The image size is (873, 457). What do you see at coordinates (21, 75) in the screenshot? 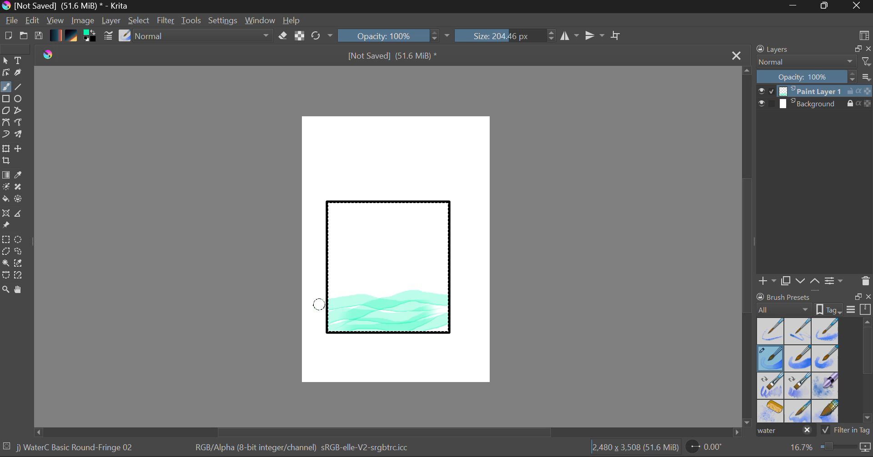
I see `Calligraphic Tool` at bounding box center [21, 75].